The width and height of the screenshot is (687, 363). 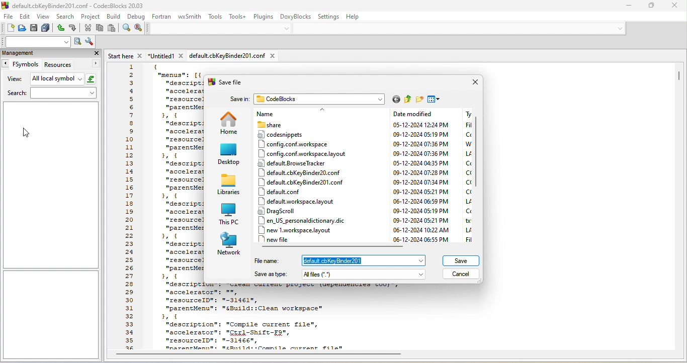 I want to click on search, so click(x=50, y=93).